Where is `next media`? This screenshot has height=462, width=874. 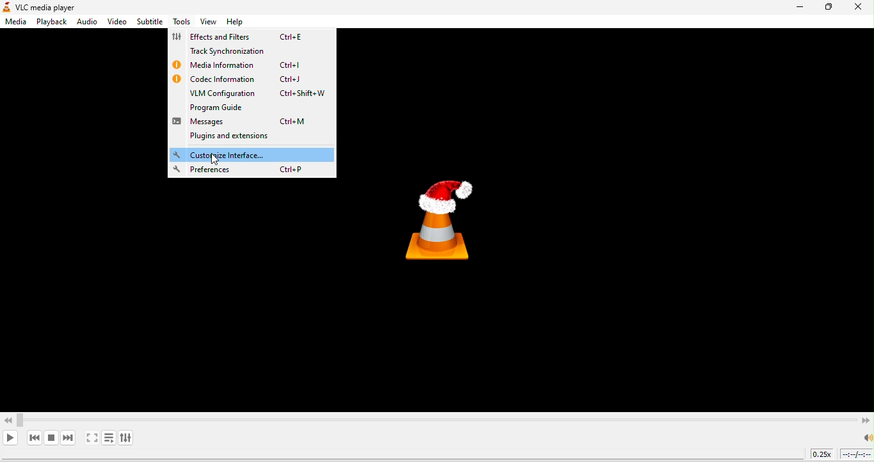 next media is located at coordinates (70, 438).